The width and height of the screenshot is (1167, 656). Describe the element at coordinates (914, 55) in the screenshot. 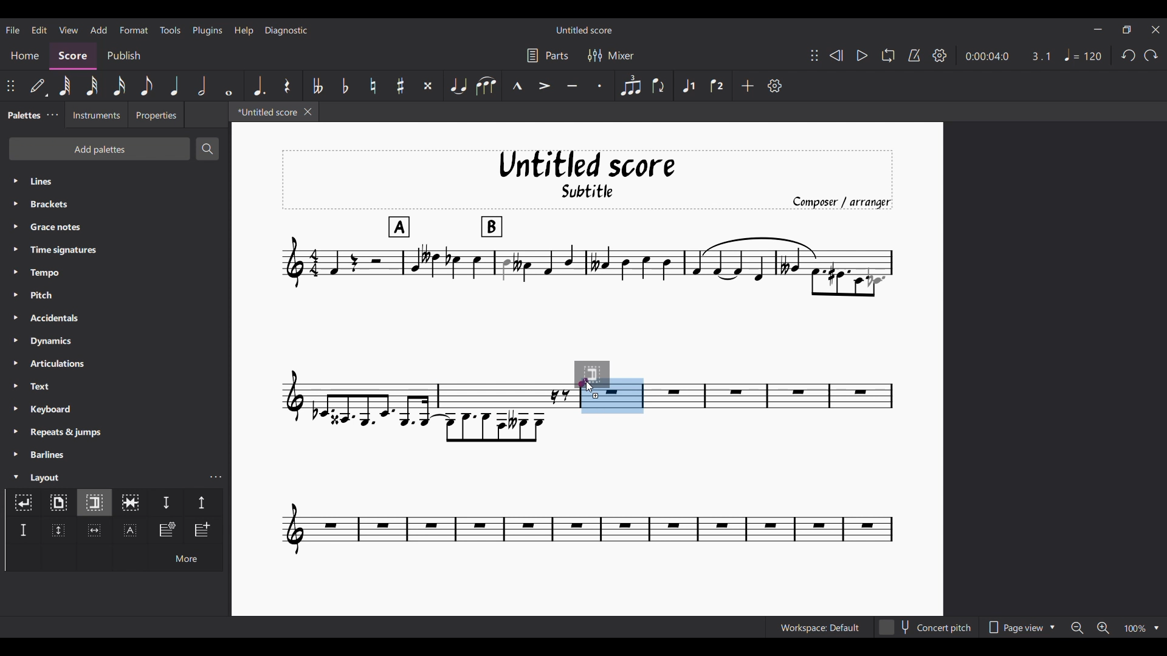

I see `Metronome` at that location.